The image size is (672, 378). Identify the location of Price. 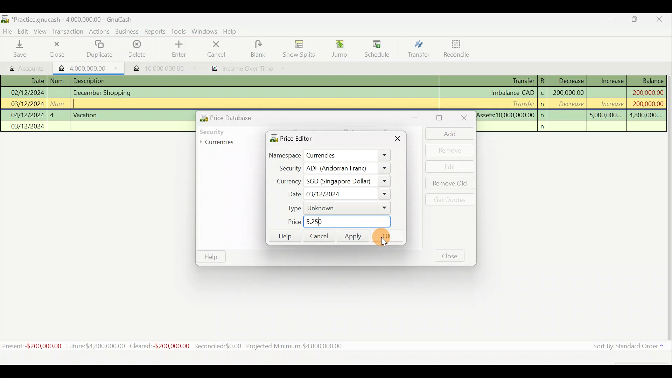
(292, 222).